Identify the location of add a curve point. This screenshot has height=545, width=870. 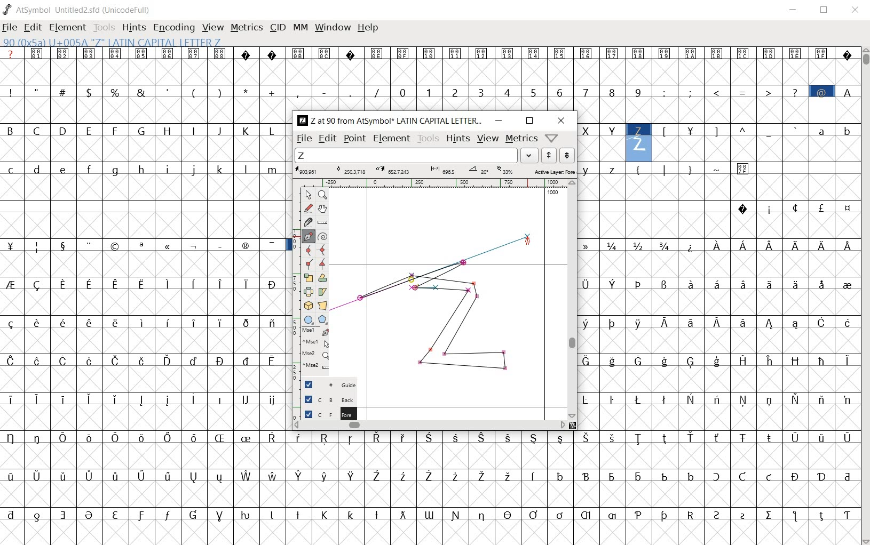
(307, 250).